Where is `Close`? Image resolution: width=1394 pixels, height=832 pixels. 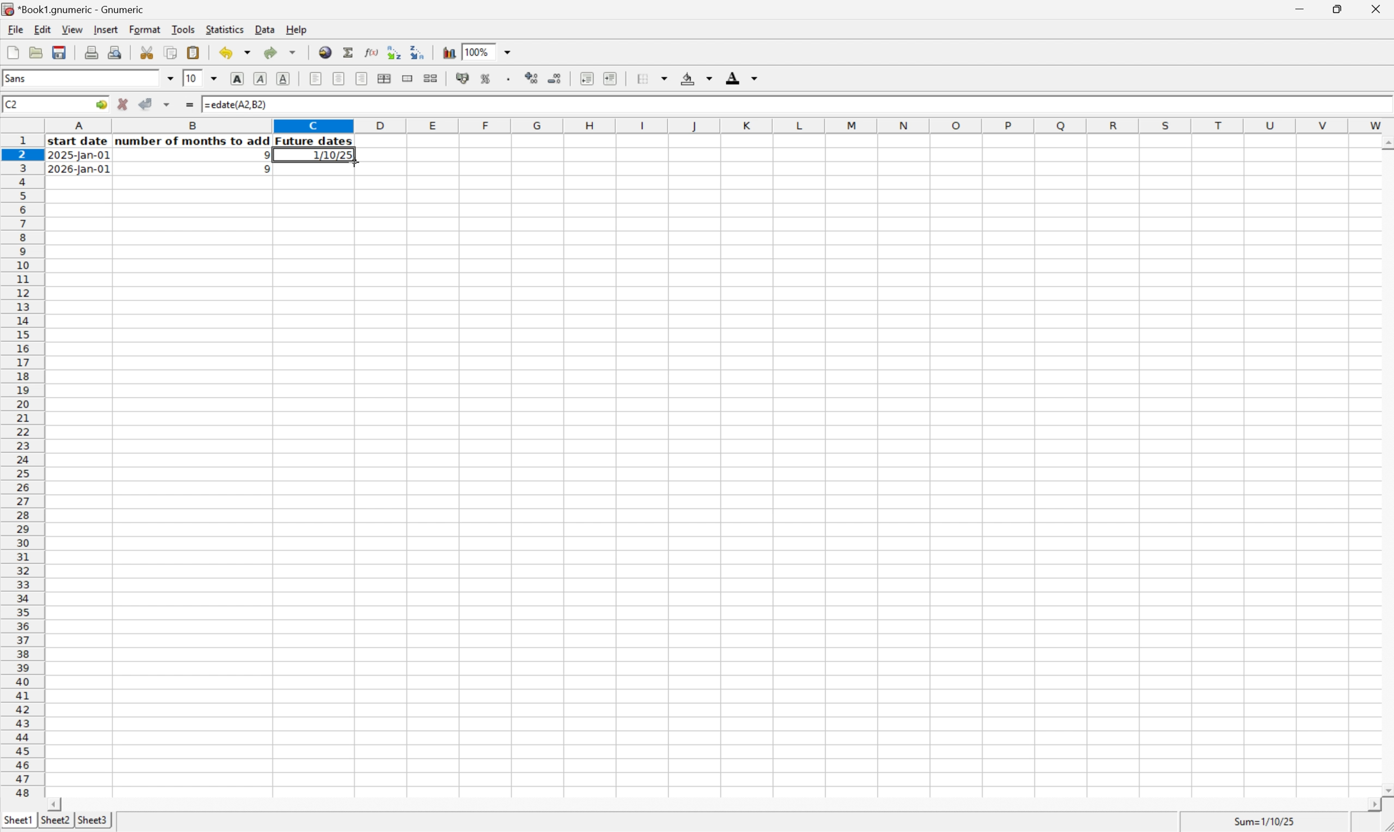
Close is located at coordinates (1377, 7).